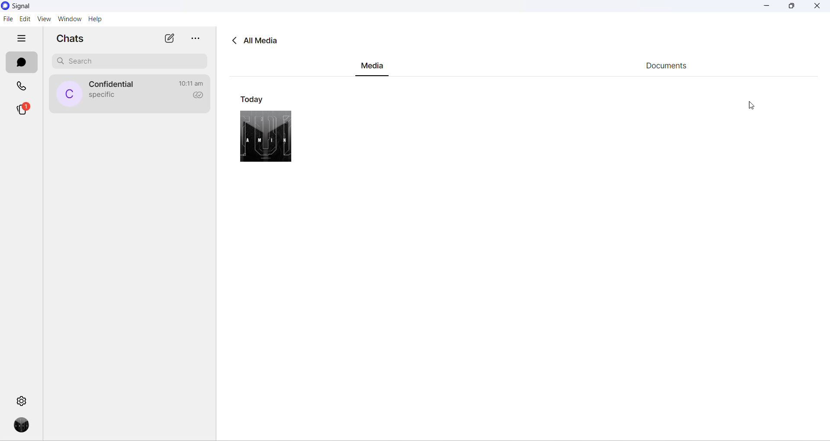 Image resolution: width=830 pixels, height=441 pixels. I want to click on profile picture, so click(70, 94).